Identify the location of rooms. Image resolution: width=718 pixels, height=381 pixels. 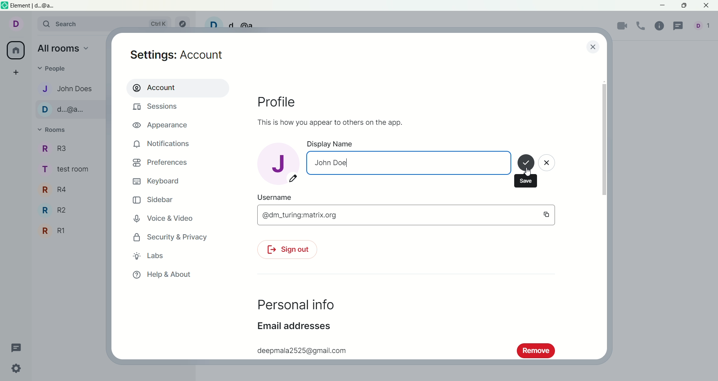
(55, 130).